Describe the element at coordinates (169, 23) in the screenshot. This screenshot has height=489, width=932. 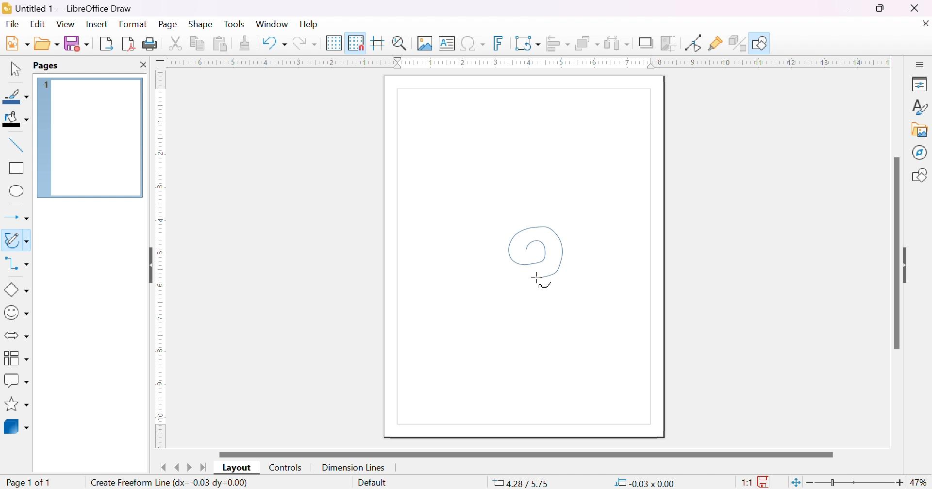
I see `page` at that location.